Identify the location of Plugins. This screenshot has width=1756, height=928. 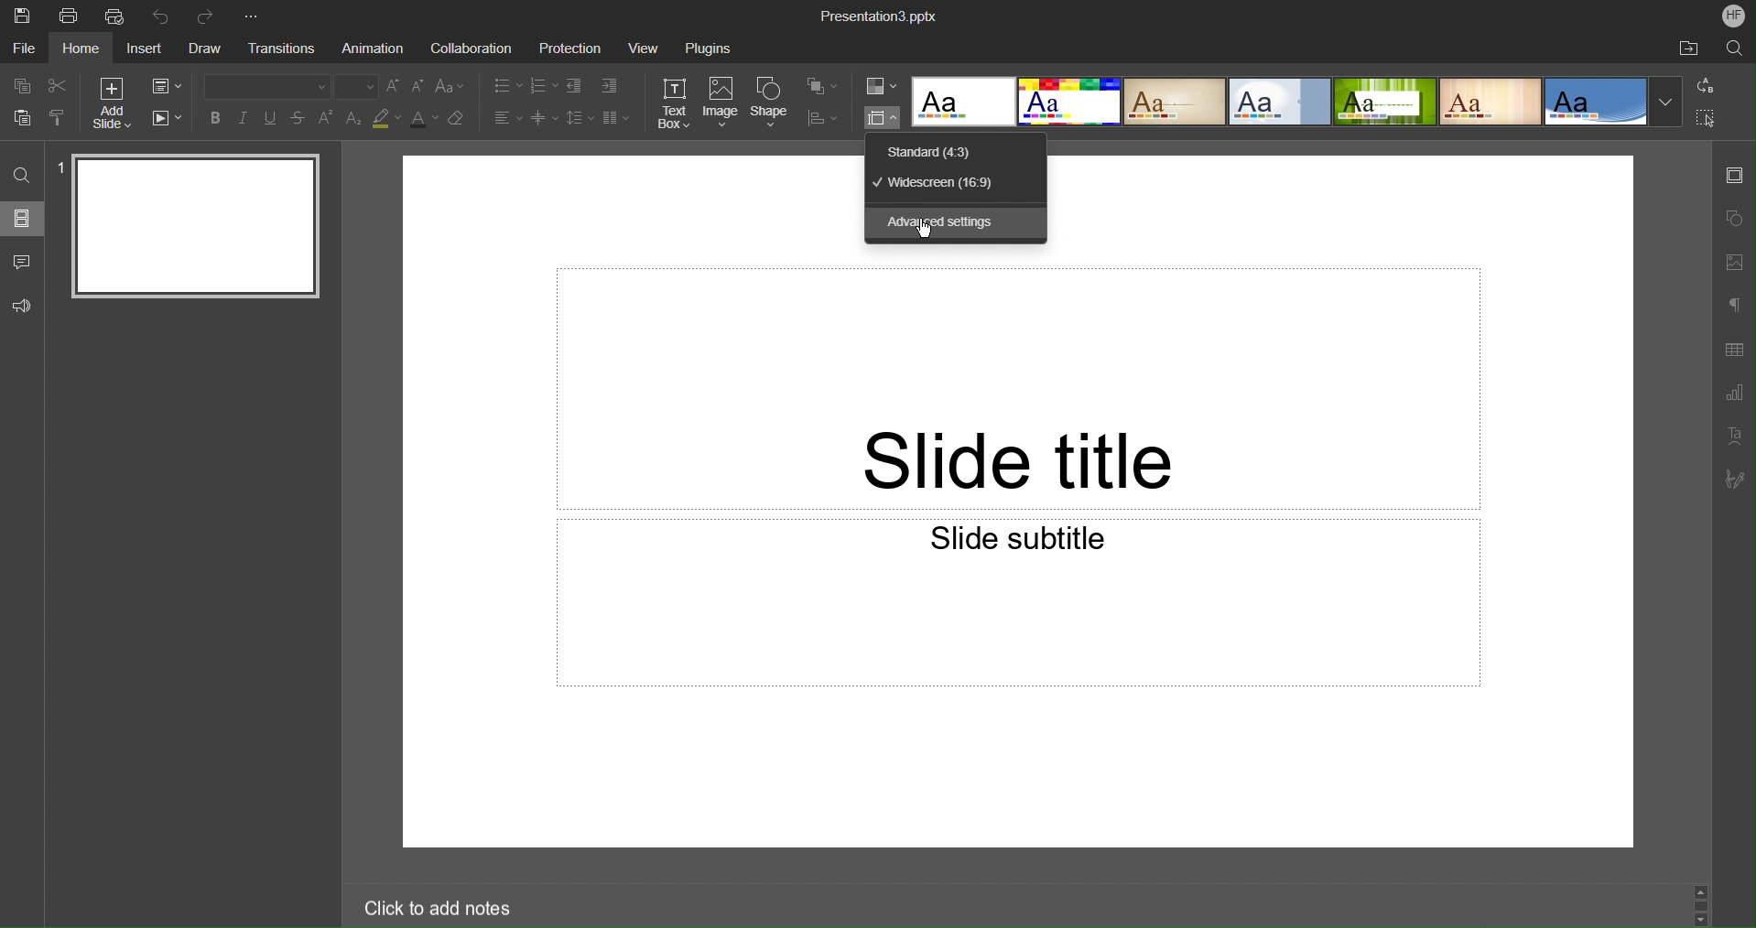
(707, 50).